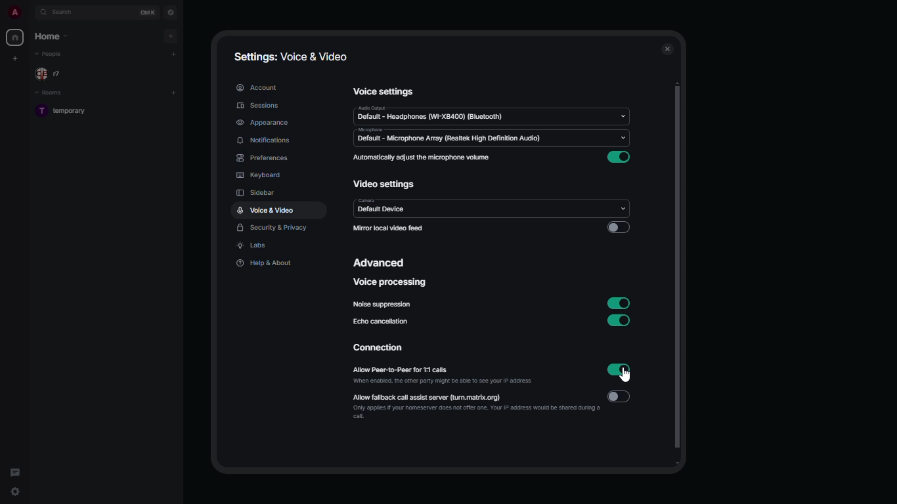 This screenshot has height=504, width=897. What do you see at coordinates (619, 368) in the screenshot?
I see `enabled` at bounding box center [619, 368].